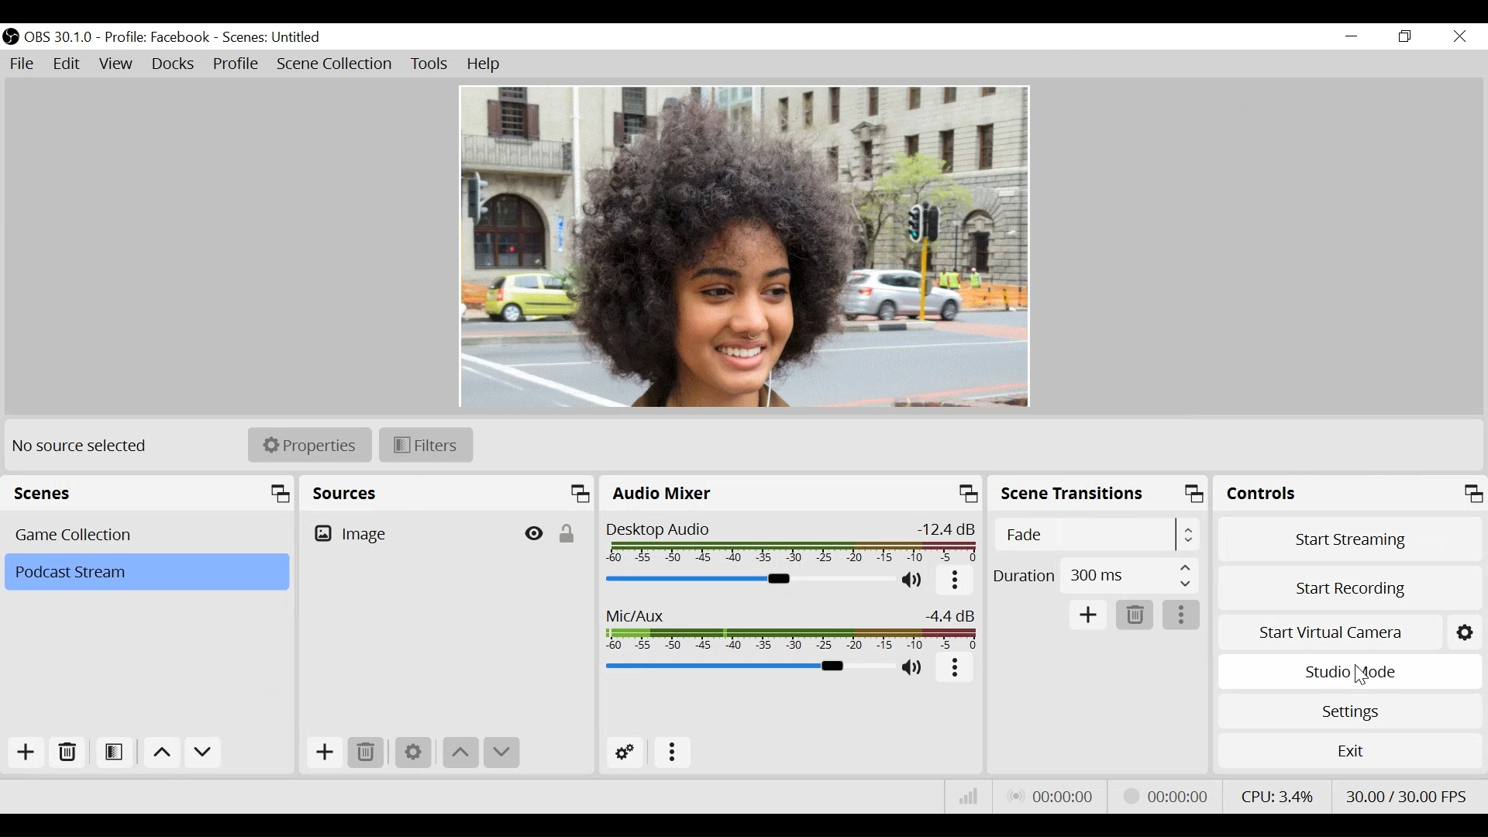 The height and width of the screenshot is (837, 1488). Describe the element at coordinates (462, 753) in the screenshot. I see `move up` at that location.